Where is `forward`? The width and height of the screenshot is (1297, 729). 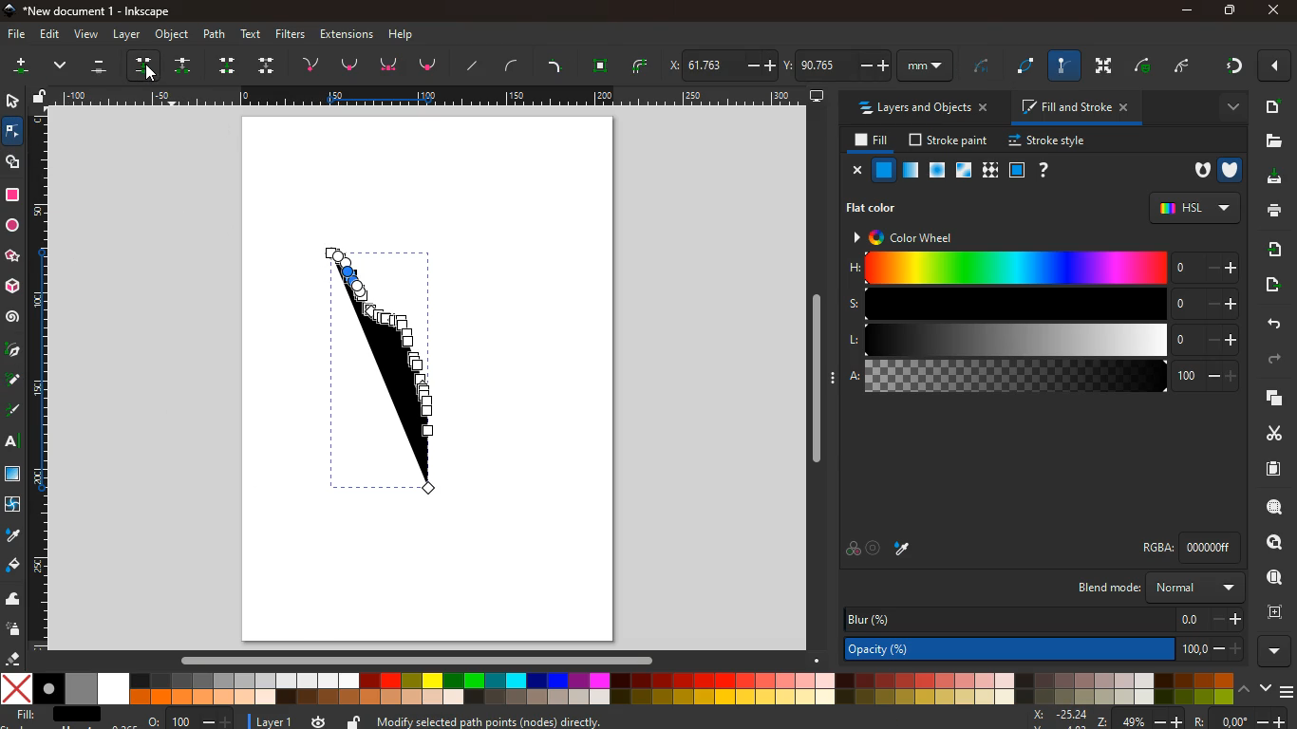 forward is located at coordinates (1275, 362).